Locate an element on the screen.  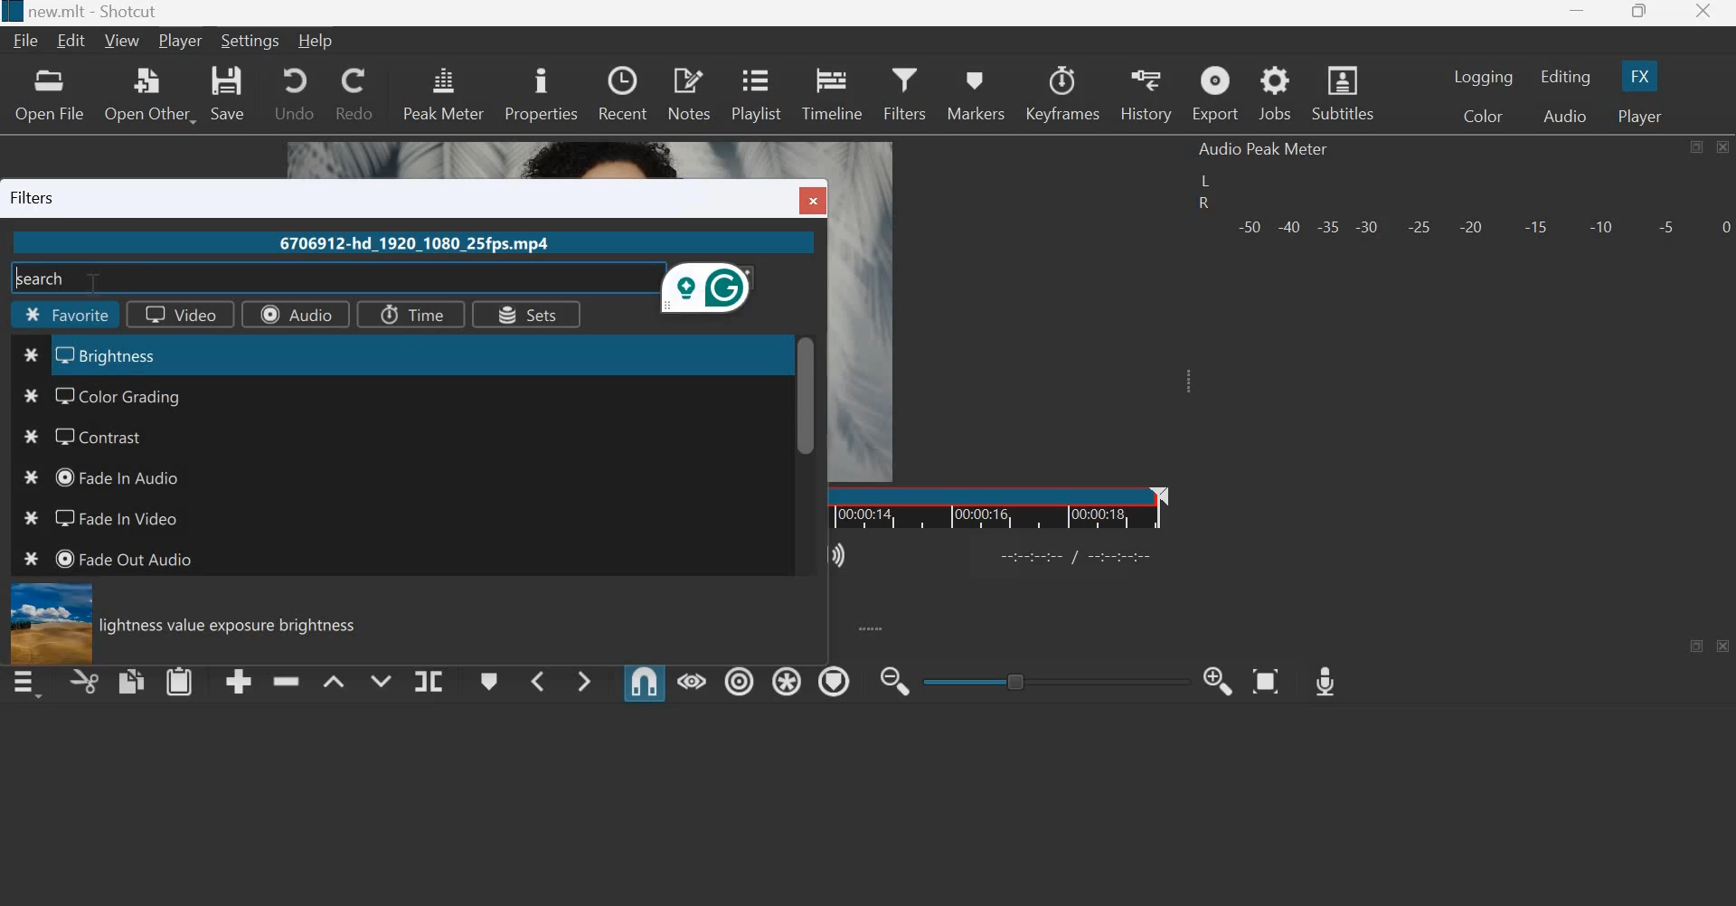
Split at playhead is located at coordinates (428, 682).